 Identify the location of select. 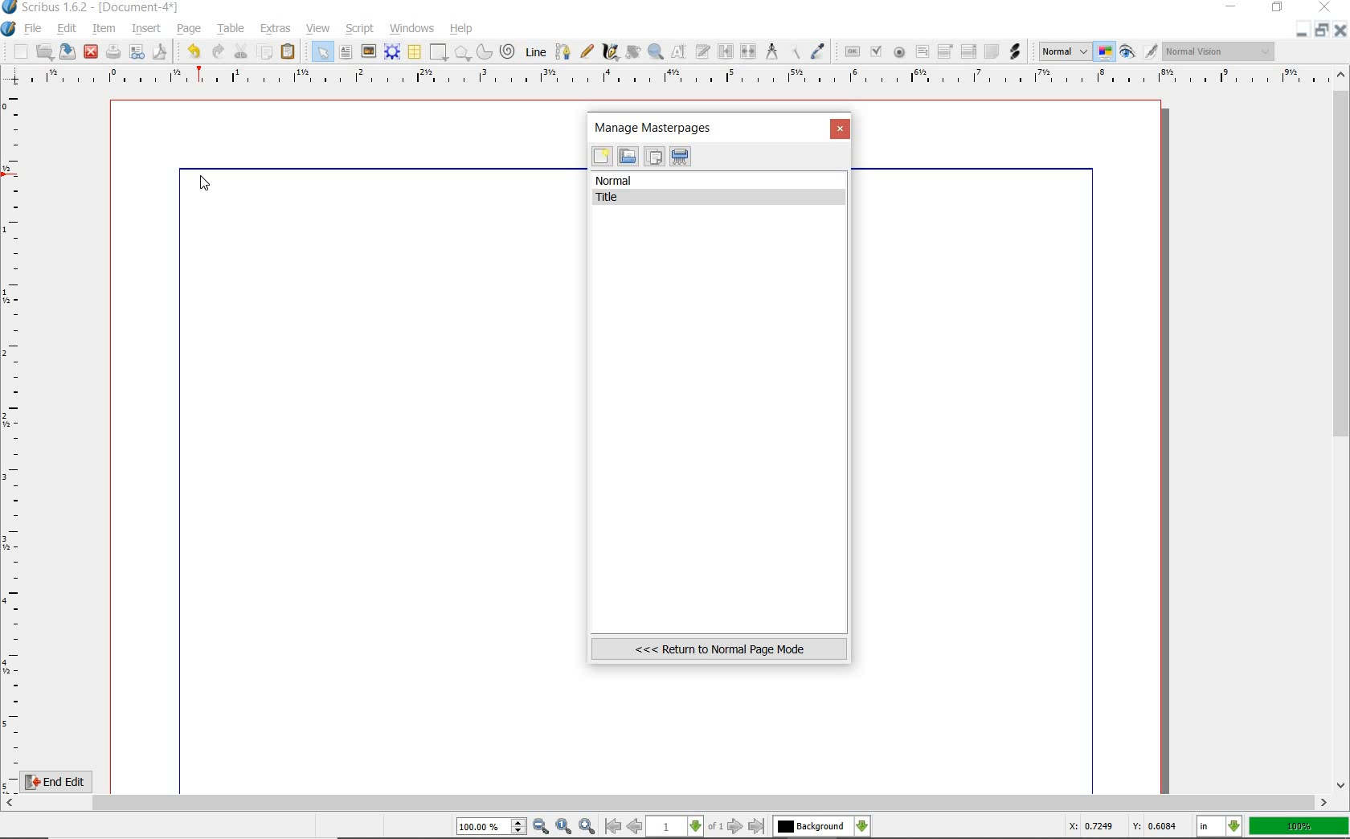
(319, 51).